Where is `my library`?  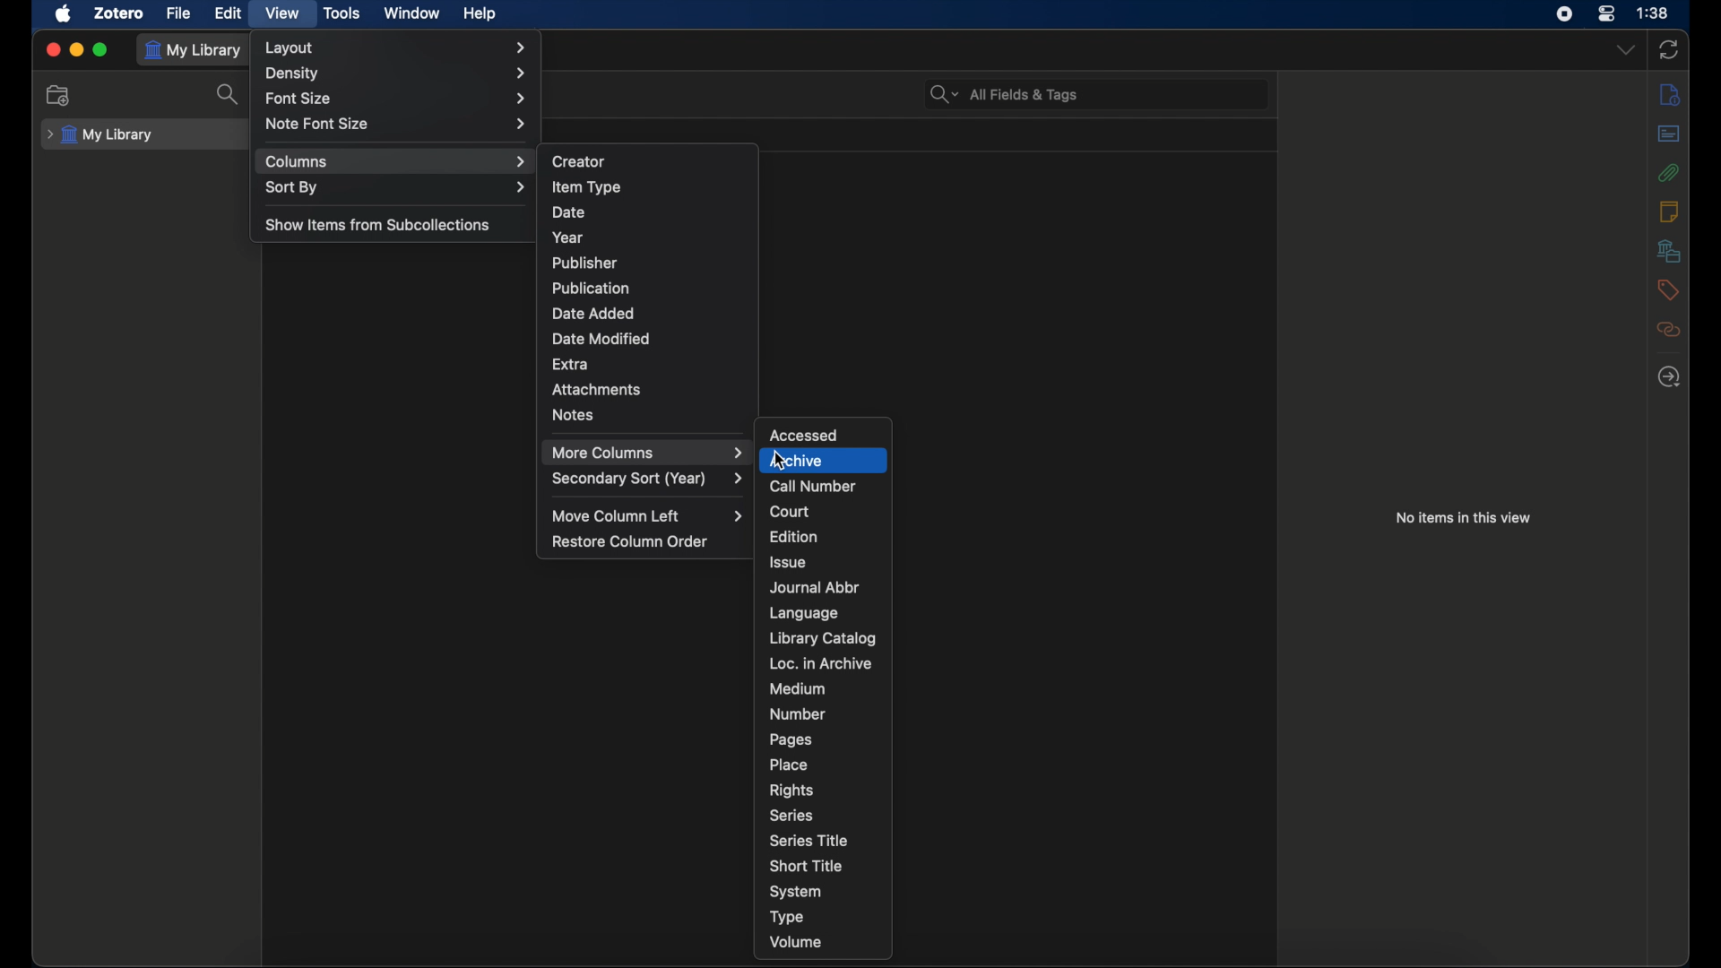 my library is located at coordinates (102, 134).